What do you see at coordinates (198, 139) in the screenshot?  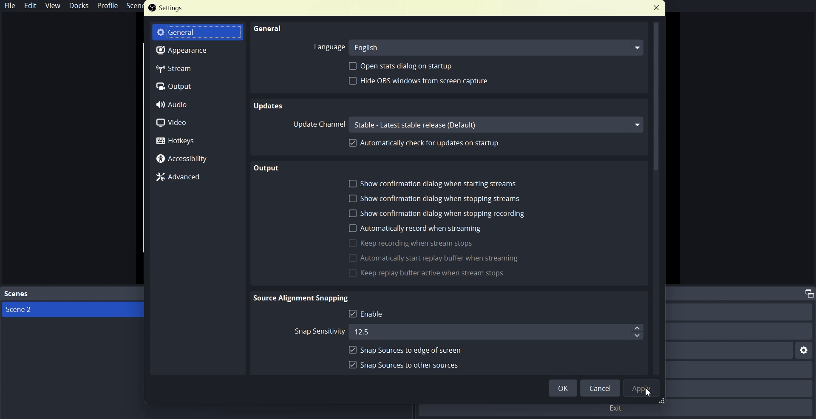 I see `Hotkeys` at bounding box center [198, 139].